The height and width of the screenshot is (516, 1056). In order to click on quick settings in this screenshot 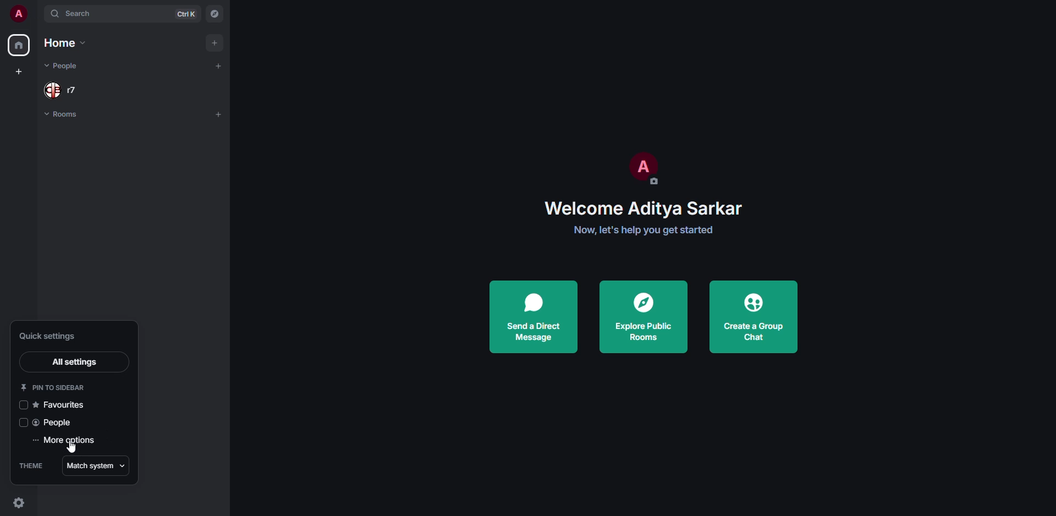, I will do `click(19, 502)`.